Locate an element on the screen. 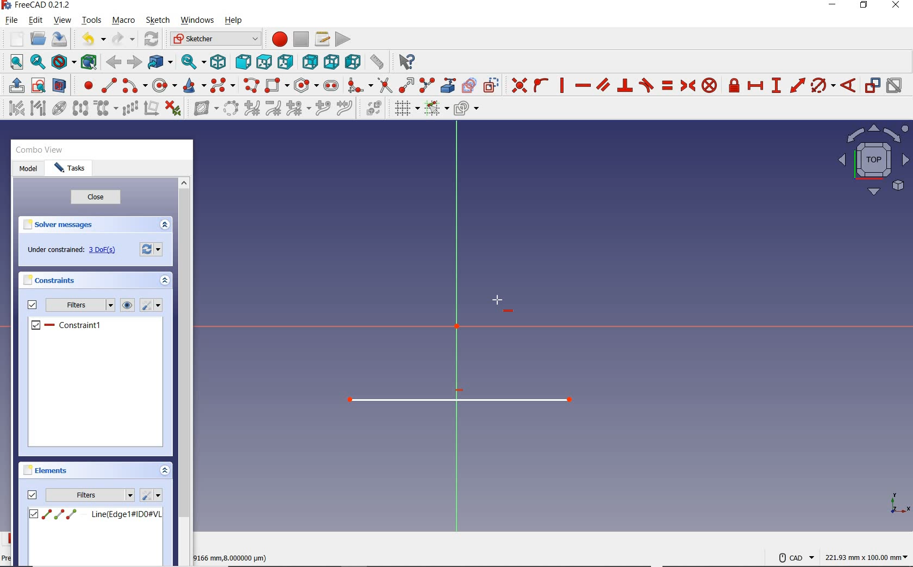 This screenshot has width=913, height=567. DECREASE B-SPLINE DEGREE is located at coordinates (273, 108).